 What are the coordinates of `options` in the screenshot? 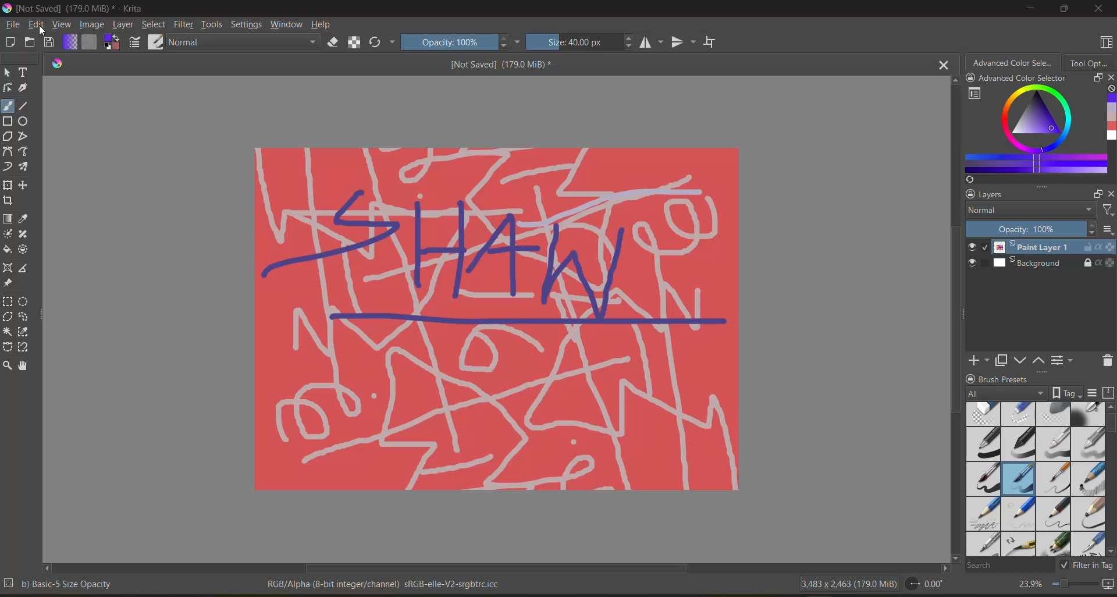 It's located at (1109, 231).